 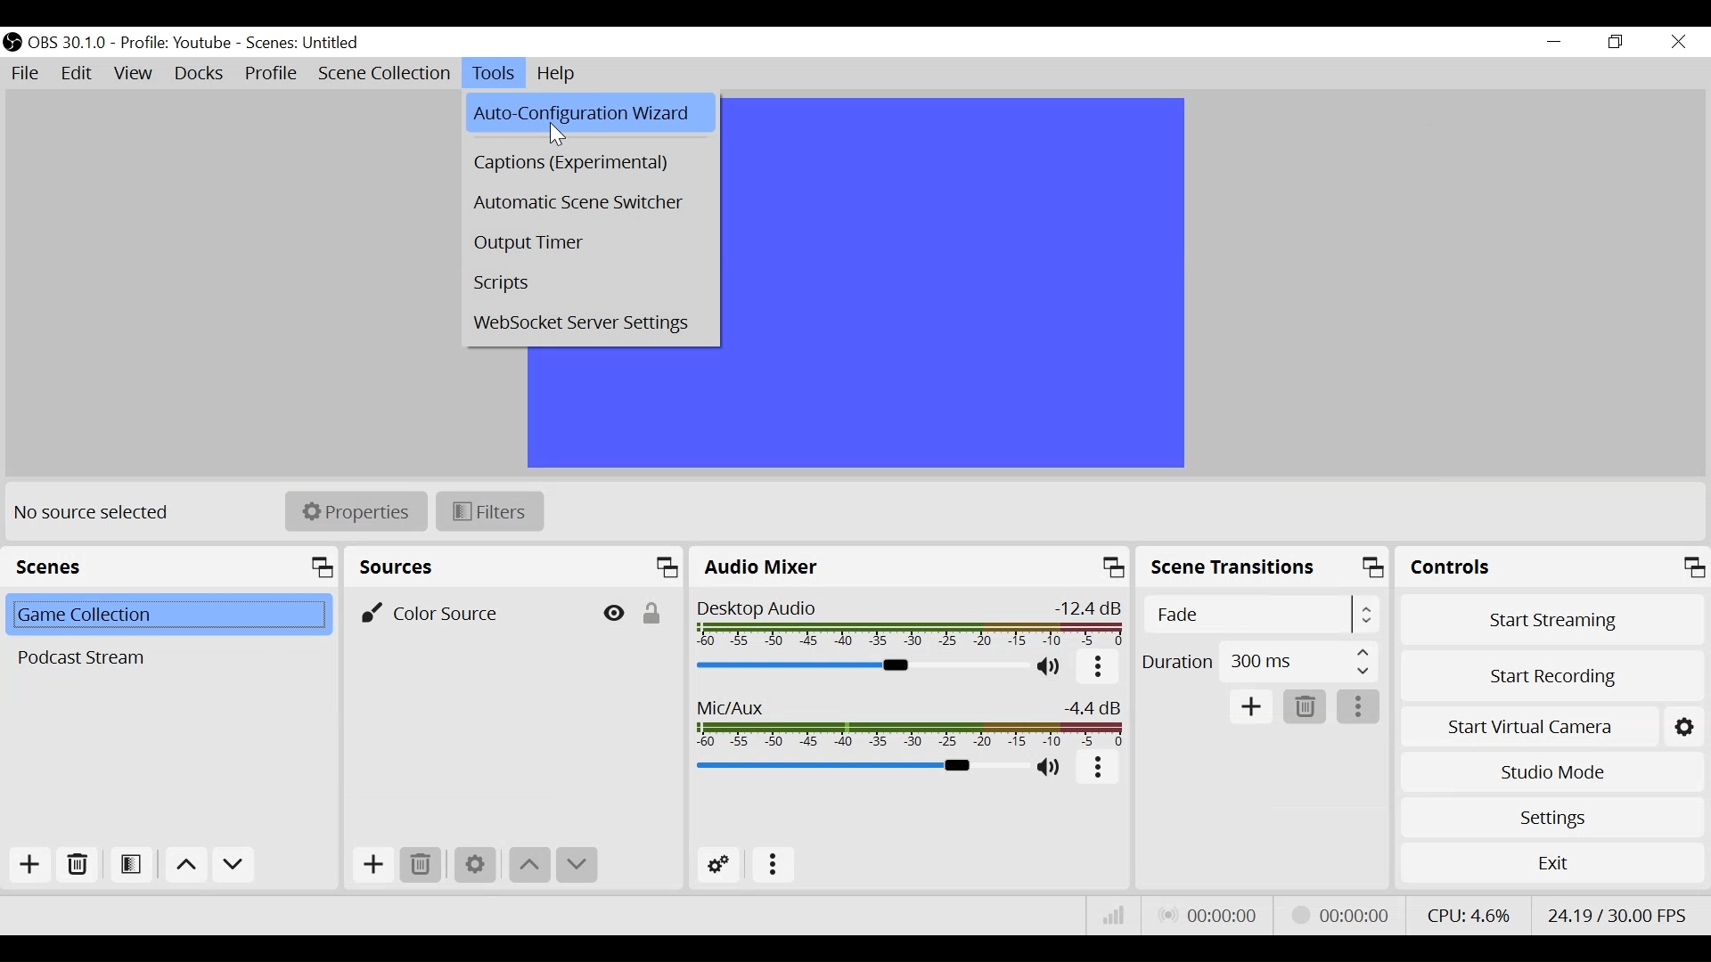 I want to click on move down, so click(x=233, y=866).